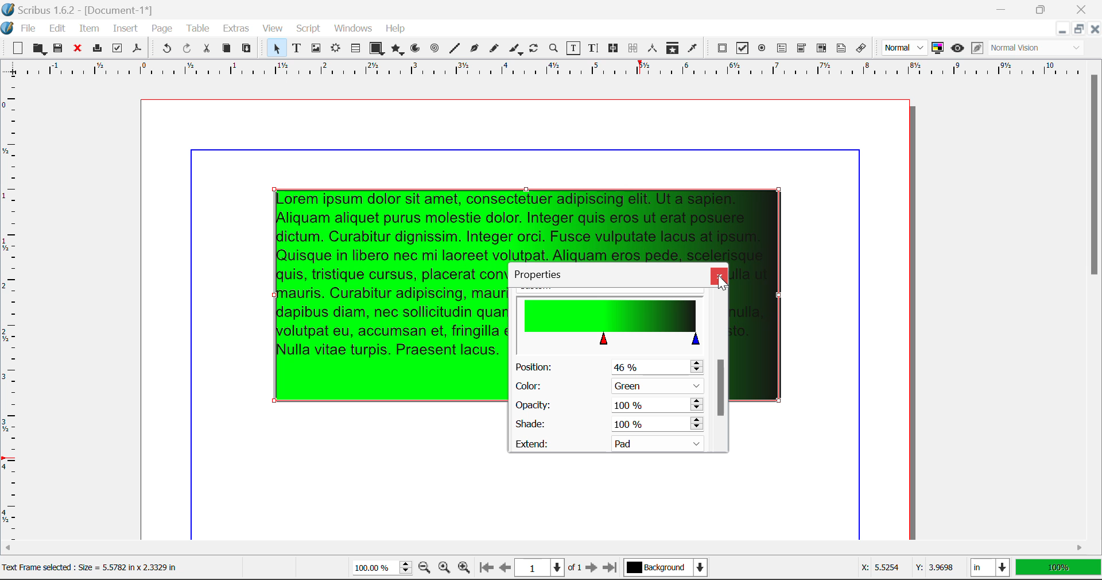  I want to click on PDF Radio Button, so click(762, 50).